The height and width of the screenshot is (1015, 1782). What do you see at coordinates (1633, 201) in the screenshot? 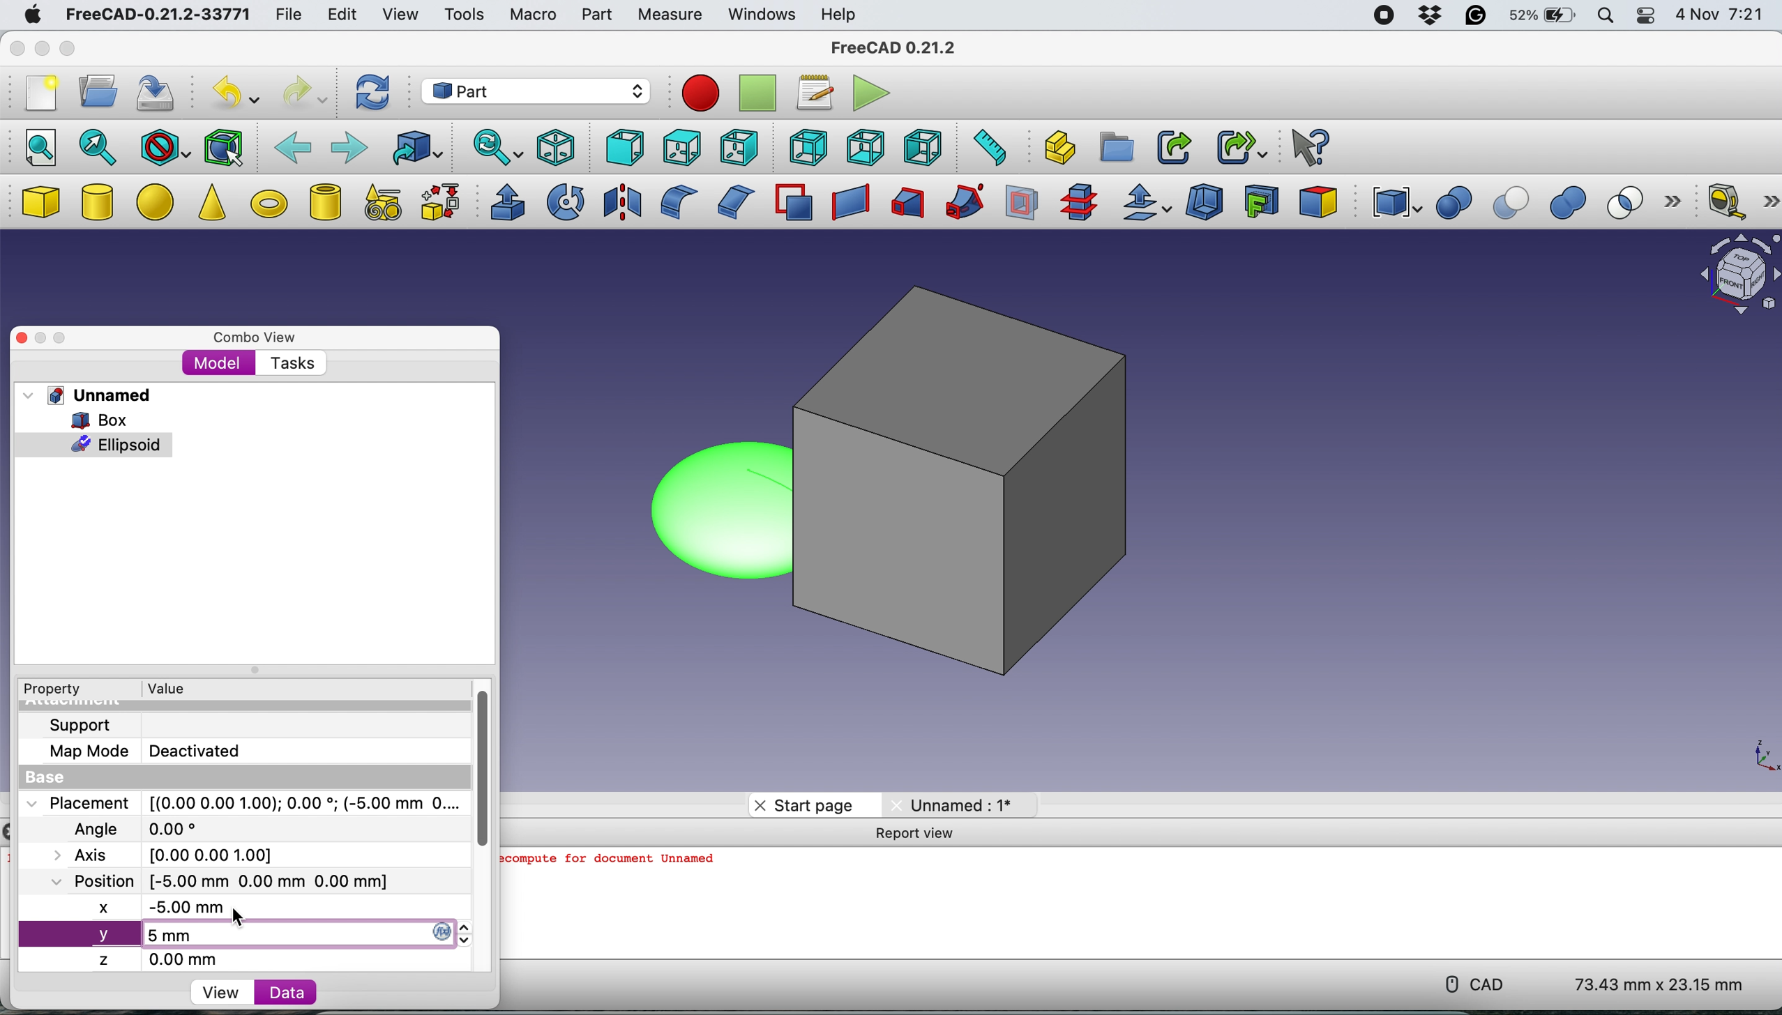
I see `intersection` at bounding box center [1633, 201].